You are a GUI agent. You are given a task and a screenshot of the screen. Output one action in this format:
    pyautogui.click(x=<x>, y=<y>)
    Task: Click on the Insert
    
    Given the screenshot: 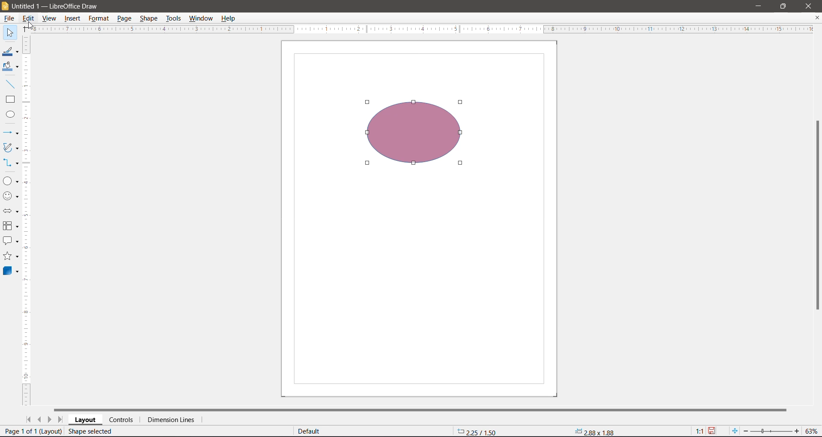 What is the action you would take?
    pyautogui.click(x=72, y=18)
    